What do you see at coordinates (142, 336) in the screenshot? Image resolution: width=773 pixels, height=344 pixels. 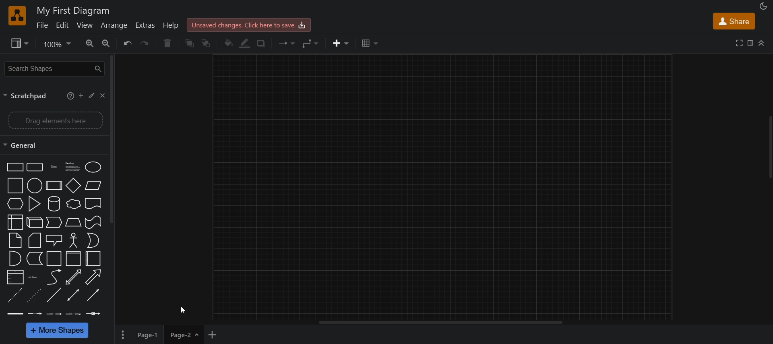 I see `page 1` at bounding box center [142, 336].